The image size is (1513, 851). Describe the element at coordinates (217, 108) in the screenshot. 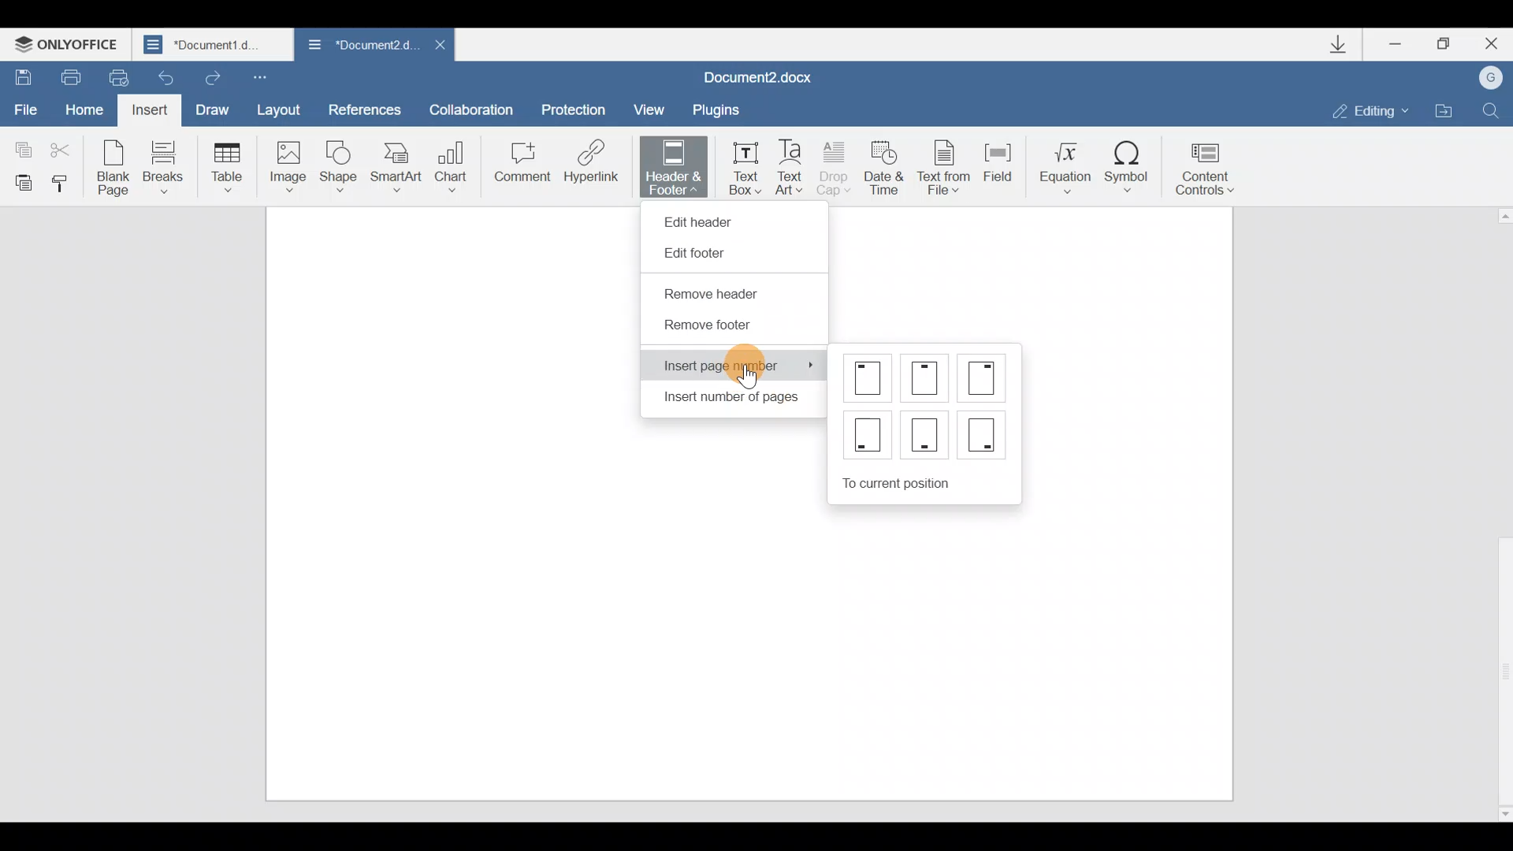

I see `Draw` at that location.